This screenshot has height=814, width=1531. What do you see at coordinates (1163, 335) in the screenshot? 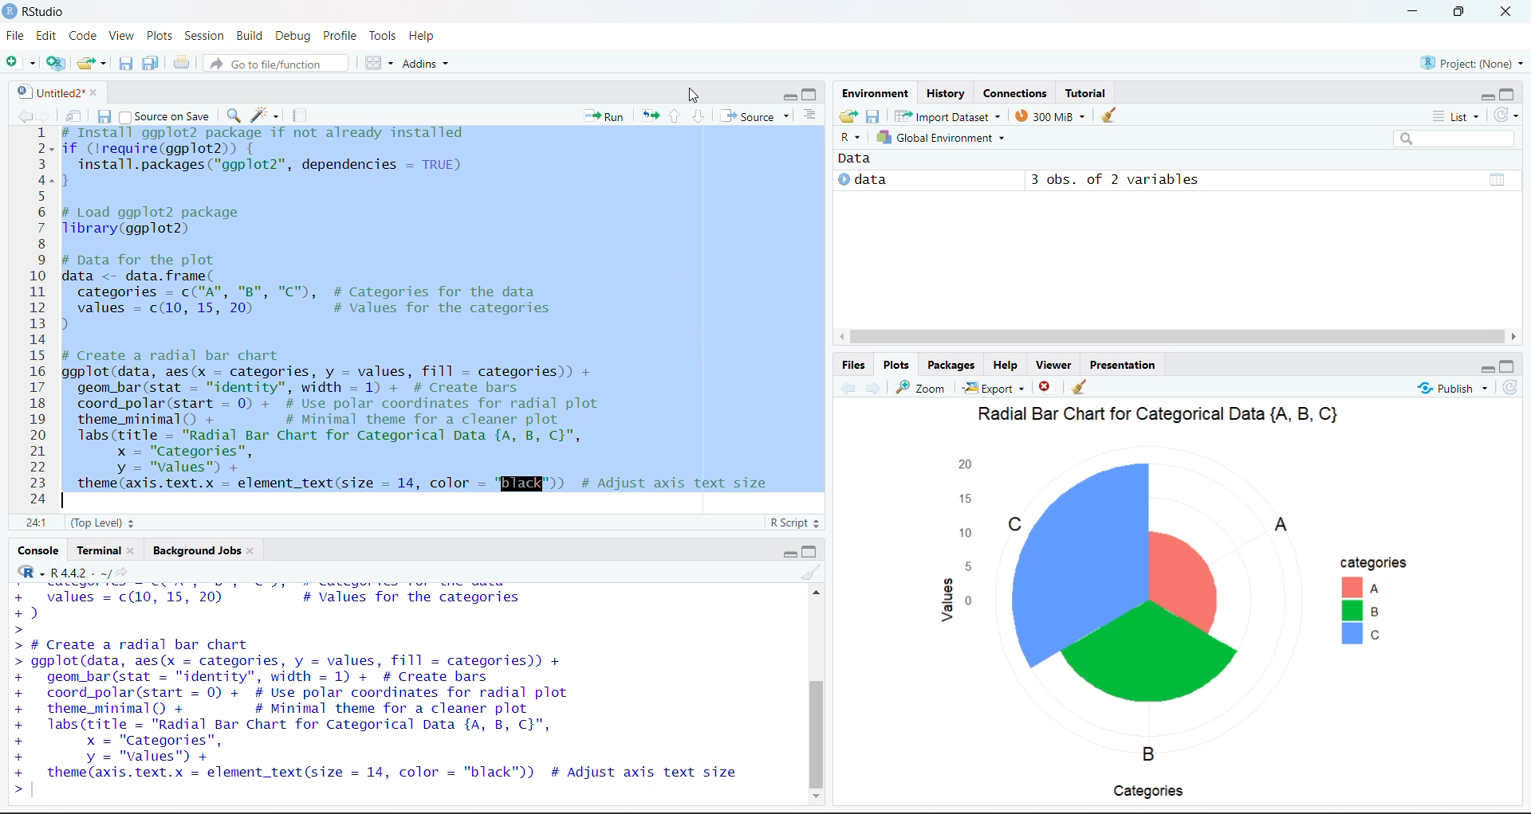
I see `horizontal scroll bar` at bounding box center [1163, 335].